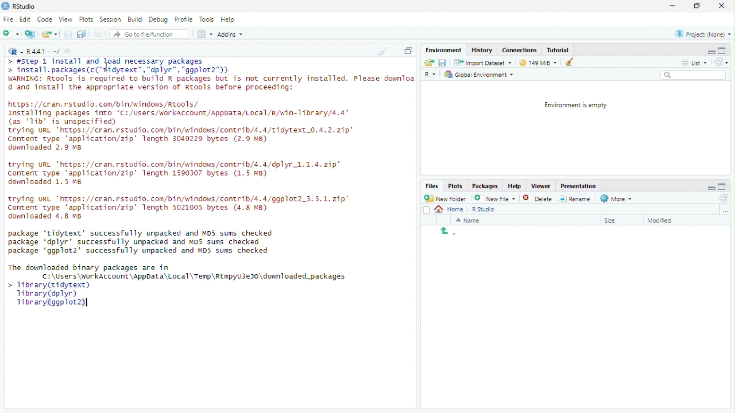 This screenshot has width=735, height=413. I want to click on Build, so click(134, 18).